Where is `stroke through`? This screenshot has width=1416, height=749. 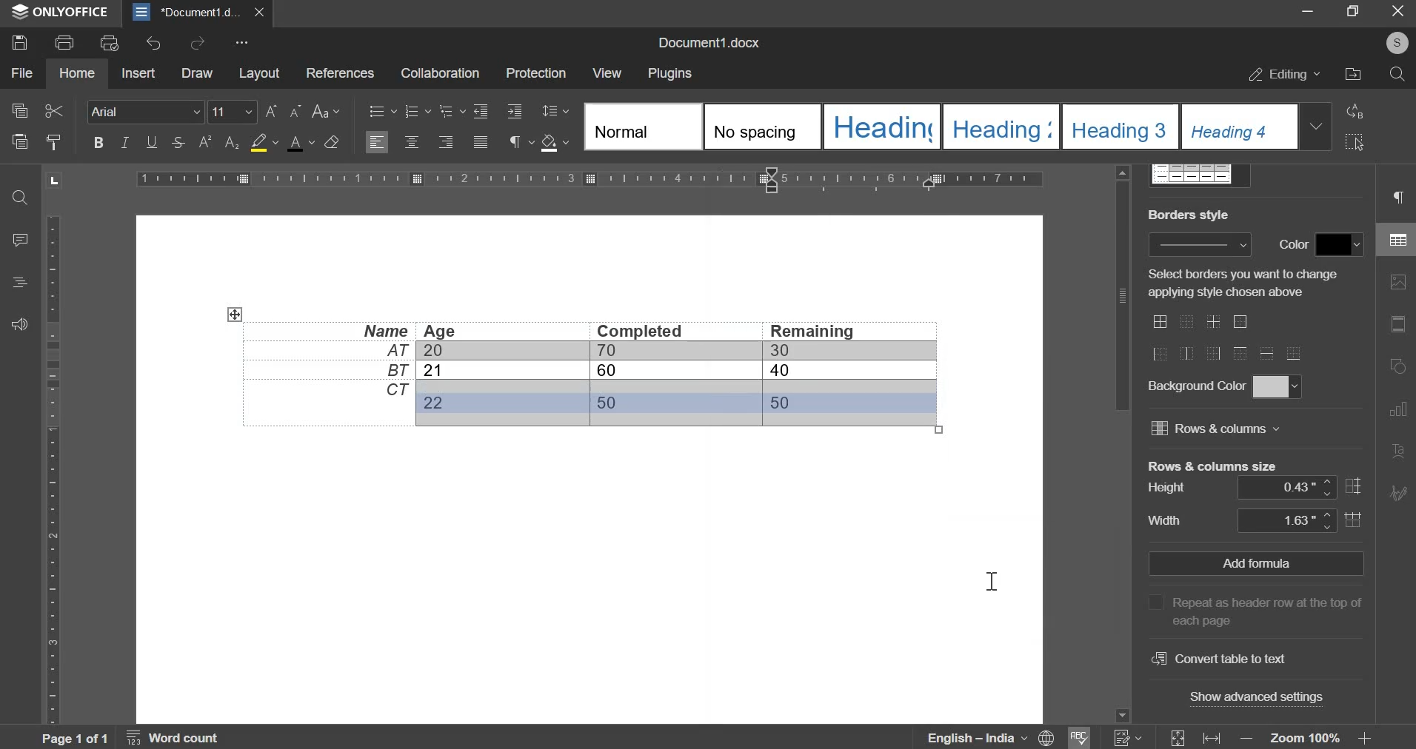
stroke through is located at coordinates (176, 142).